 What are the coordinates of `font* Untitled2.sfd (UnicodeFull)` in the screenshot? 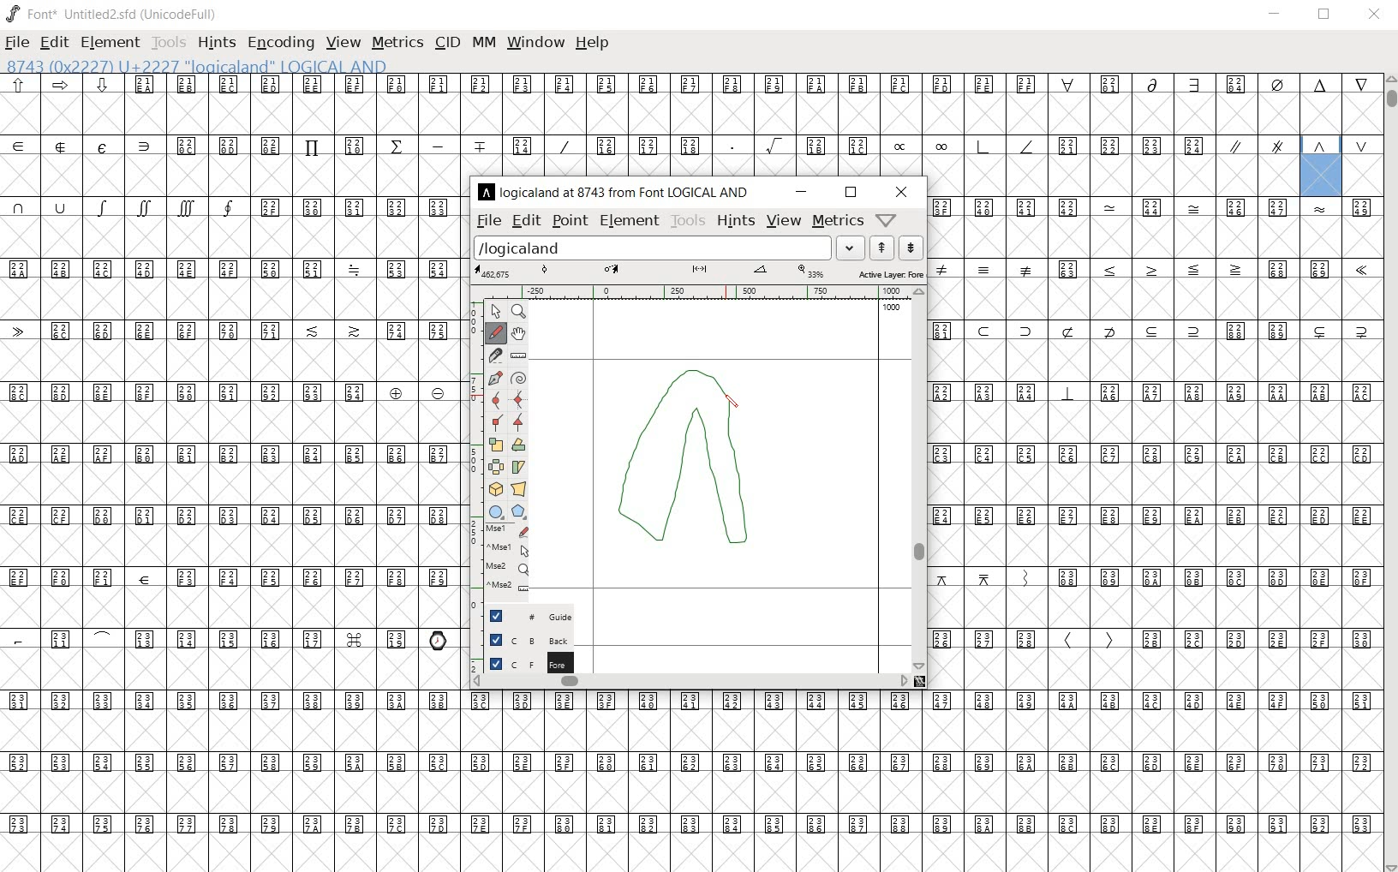 It's located at (114, 15).